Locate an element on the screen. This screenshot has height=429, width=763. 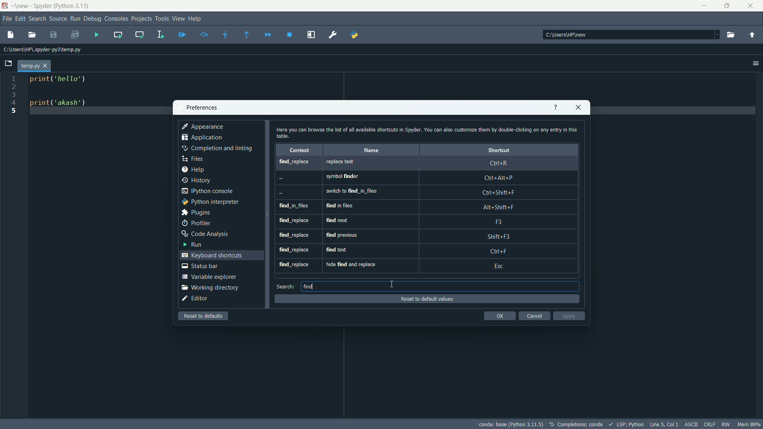
Mem 88% is located at coordinates (749, 424).